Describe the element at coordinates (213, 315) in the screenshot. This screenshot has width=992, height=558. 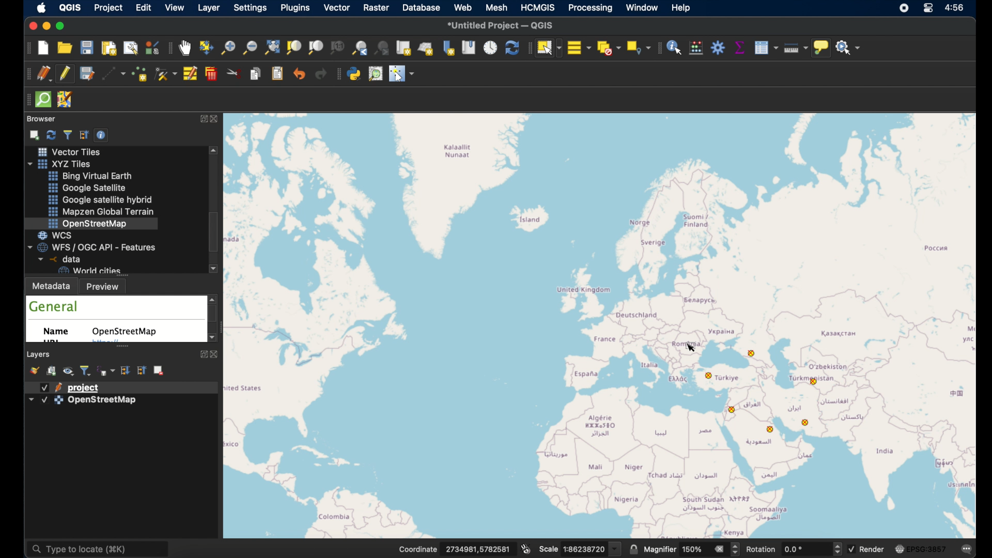
I see `scroll box` at that location.